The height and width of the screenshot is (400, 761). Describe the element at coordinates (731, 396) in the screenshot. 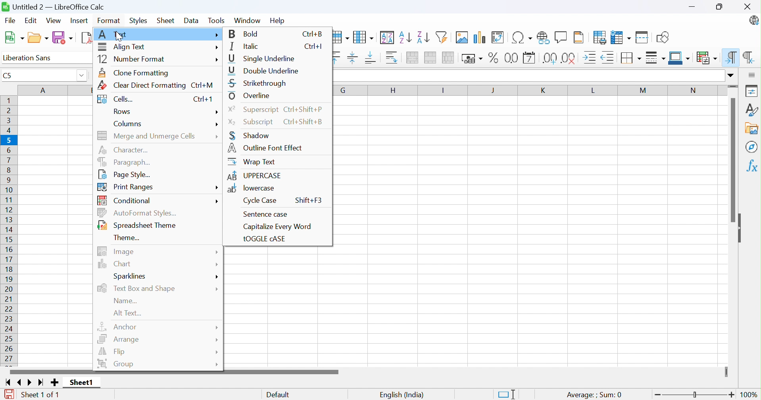

I see `Zoom in` at that location.